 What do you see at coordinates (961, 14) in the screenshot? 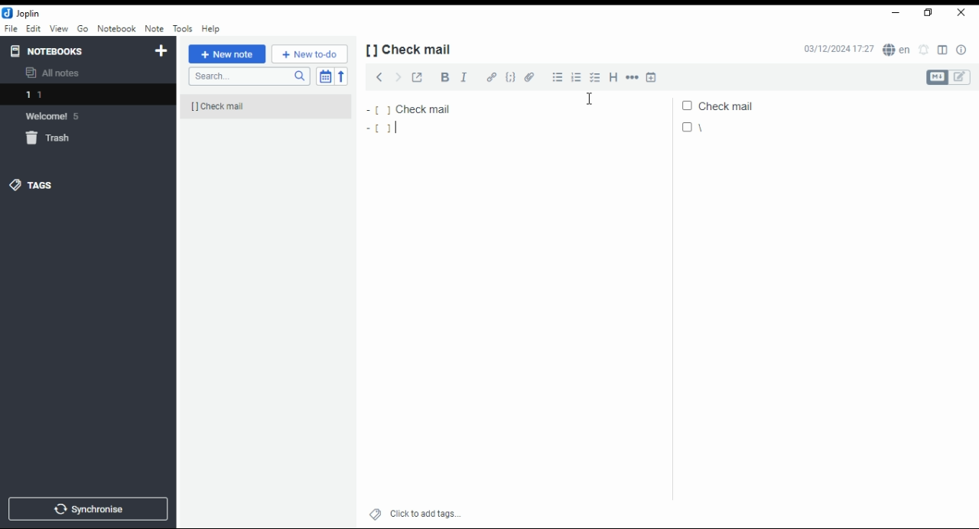
I see `close window` at bounding box center [961, 14].